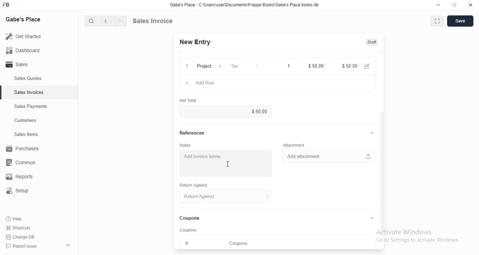  I want to click on Add attachment, so click(329, 157).